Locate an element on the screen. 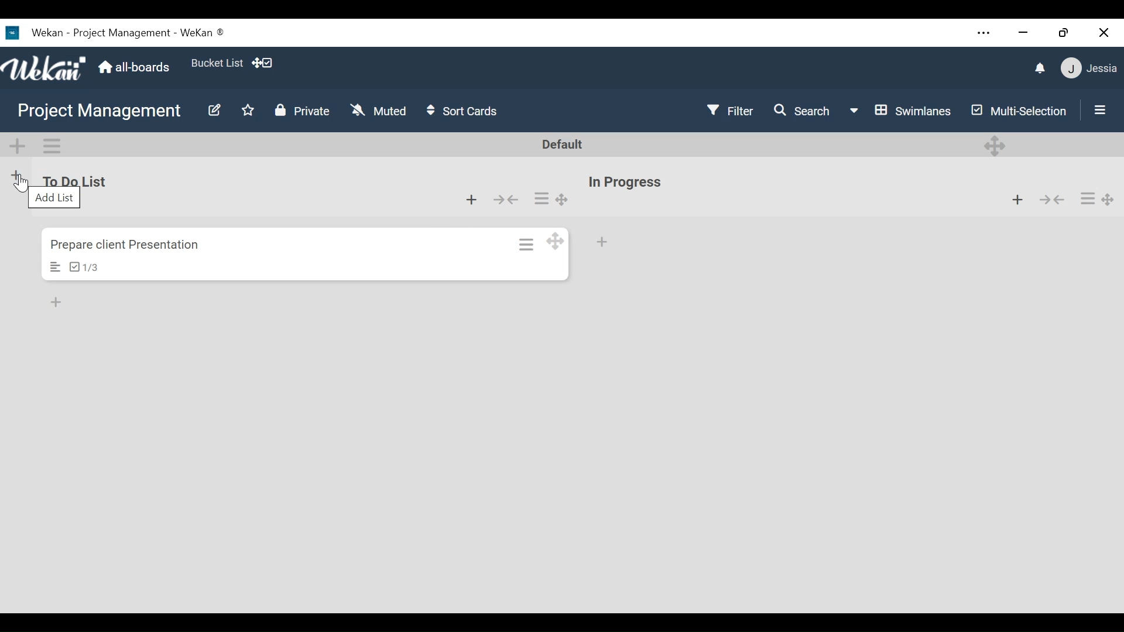 This screenshot has width=1124, height=632. Private is located at coordinates (303, 110).